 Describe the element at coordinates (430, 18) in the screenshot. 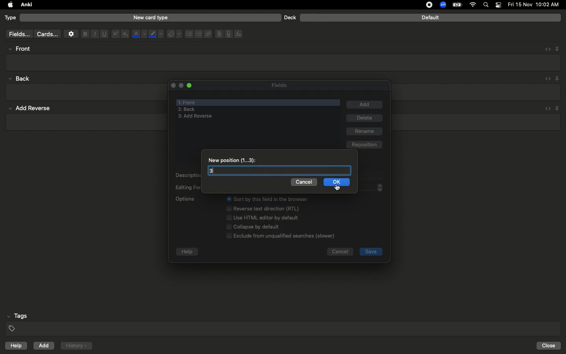

I see `Default` at that location.